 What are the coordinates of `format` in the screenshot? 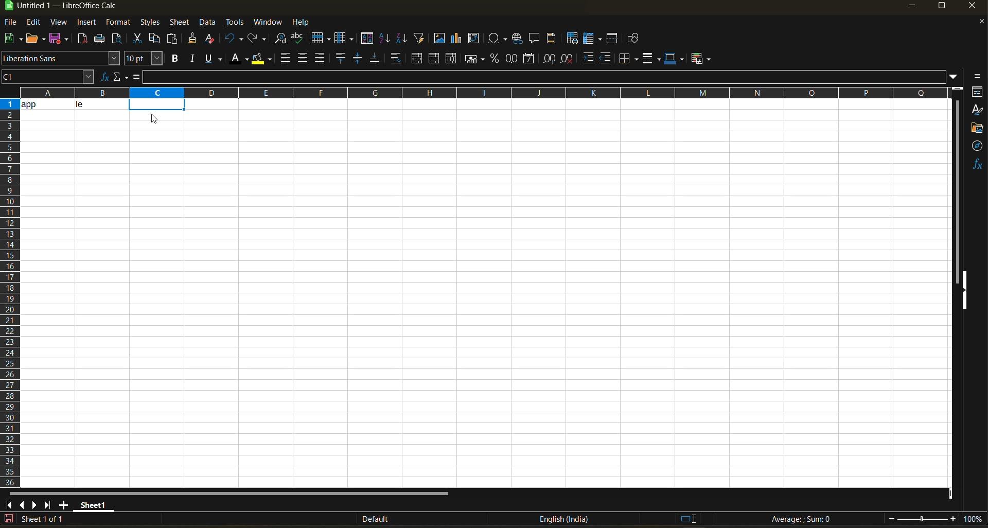 It's located at (119, 24).